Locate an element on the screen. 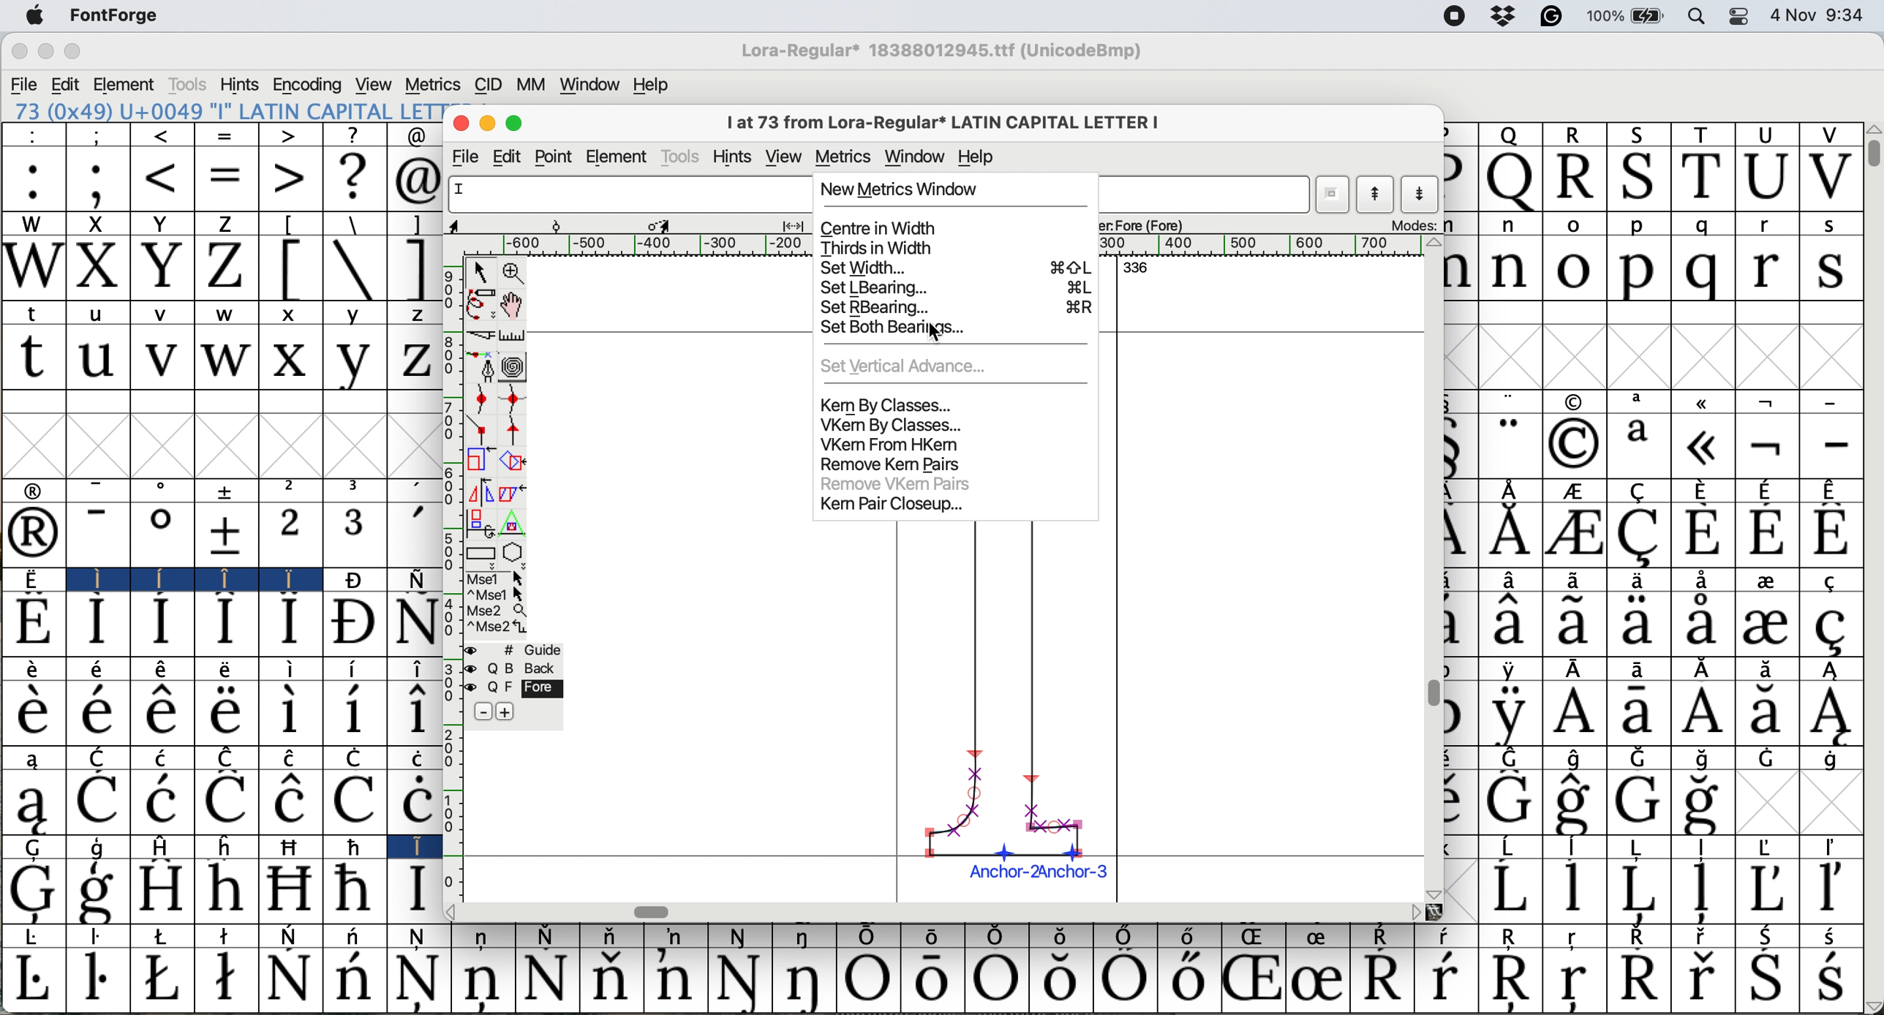 The width and height of the screenshot is (1884, 1015). tools is located at coordinates (679, 156).